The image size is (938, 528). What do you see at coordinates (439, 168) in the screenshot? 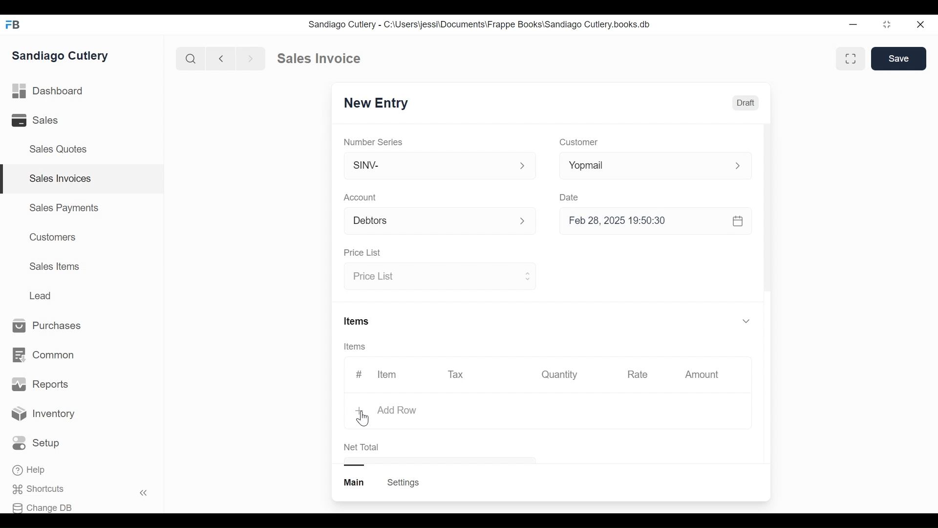
I see `SINV-` at bounding box center [439, 168].